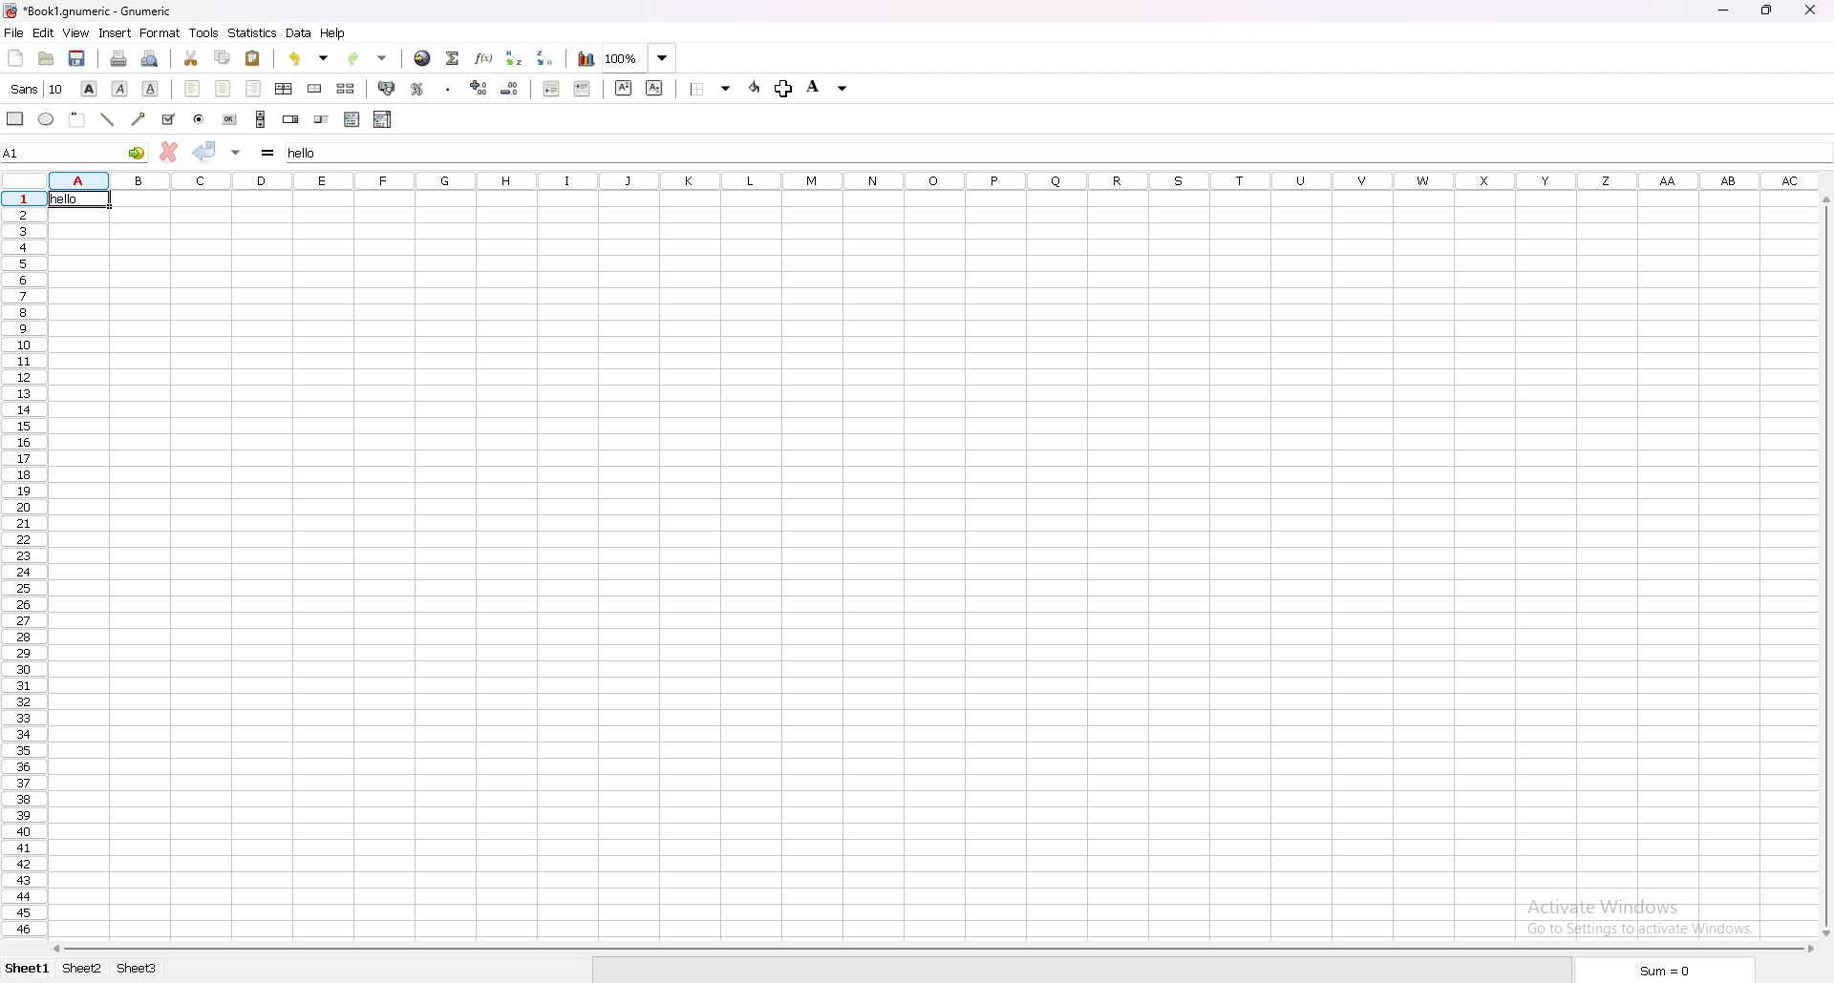 The height and width of the screenshot is (983, 1834). I want to click on copy, so click(224, 56).